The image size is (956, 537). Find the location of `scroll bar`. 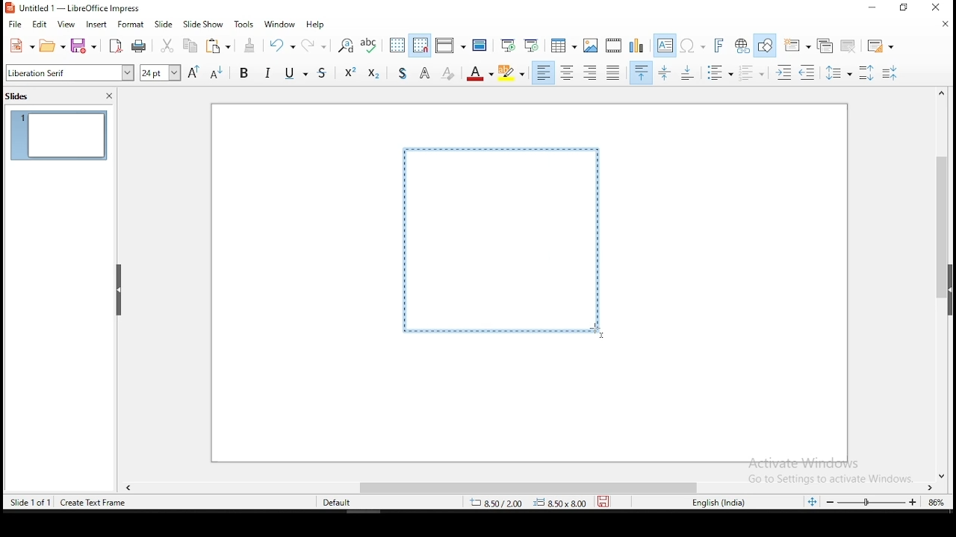

scroll bar is located at coordinates (942, 284).